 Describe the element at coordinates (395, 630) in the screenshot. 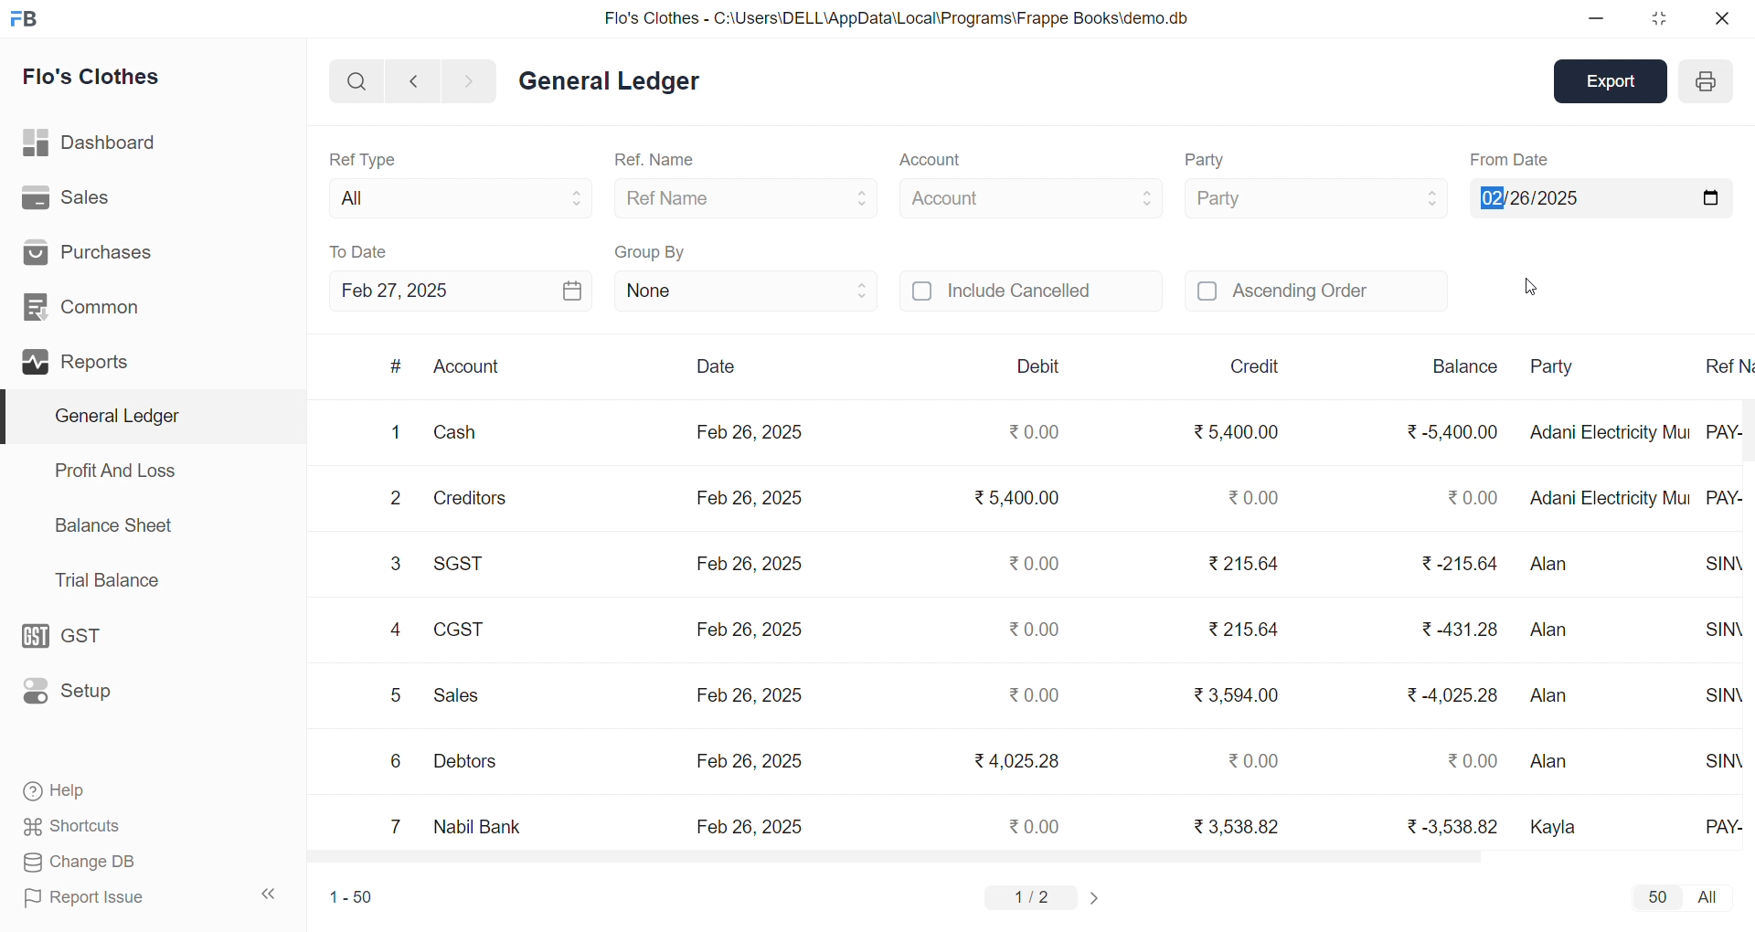

I see `4` at that location.